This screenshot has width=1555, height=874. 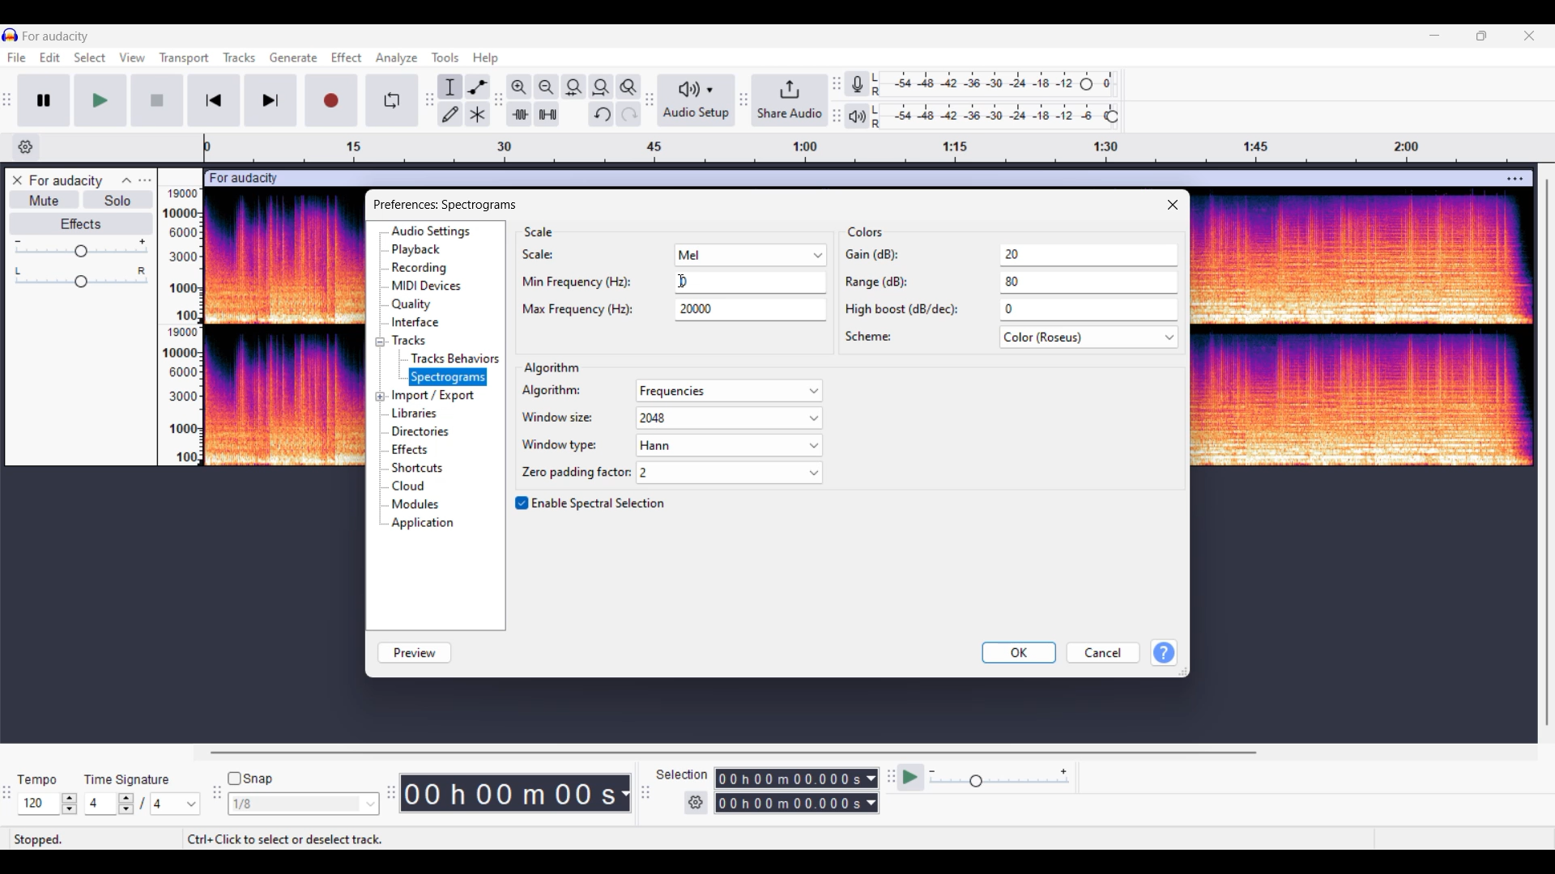 What do you see at coordinates (100, 100) in the screenshot?
I see `Play/Play once` at bounding box center [100, 100].